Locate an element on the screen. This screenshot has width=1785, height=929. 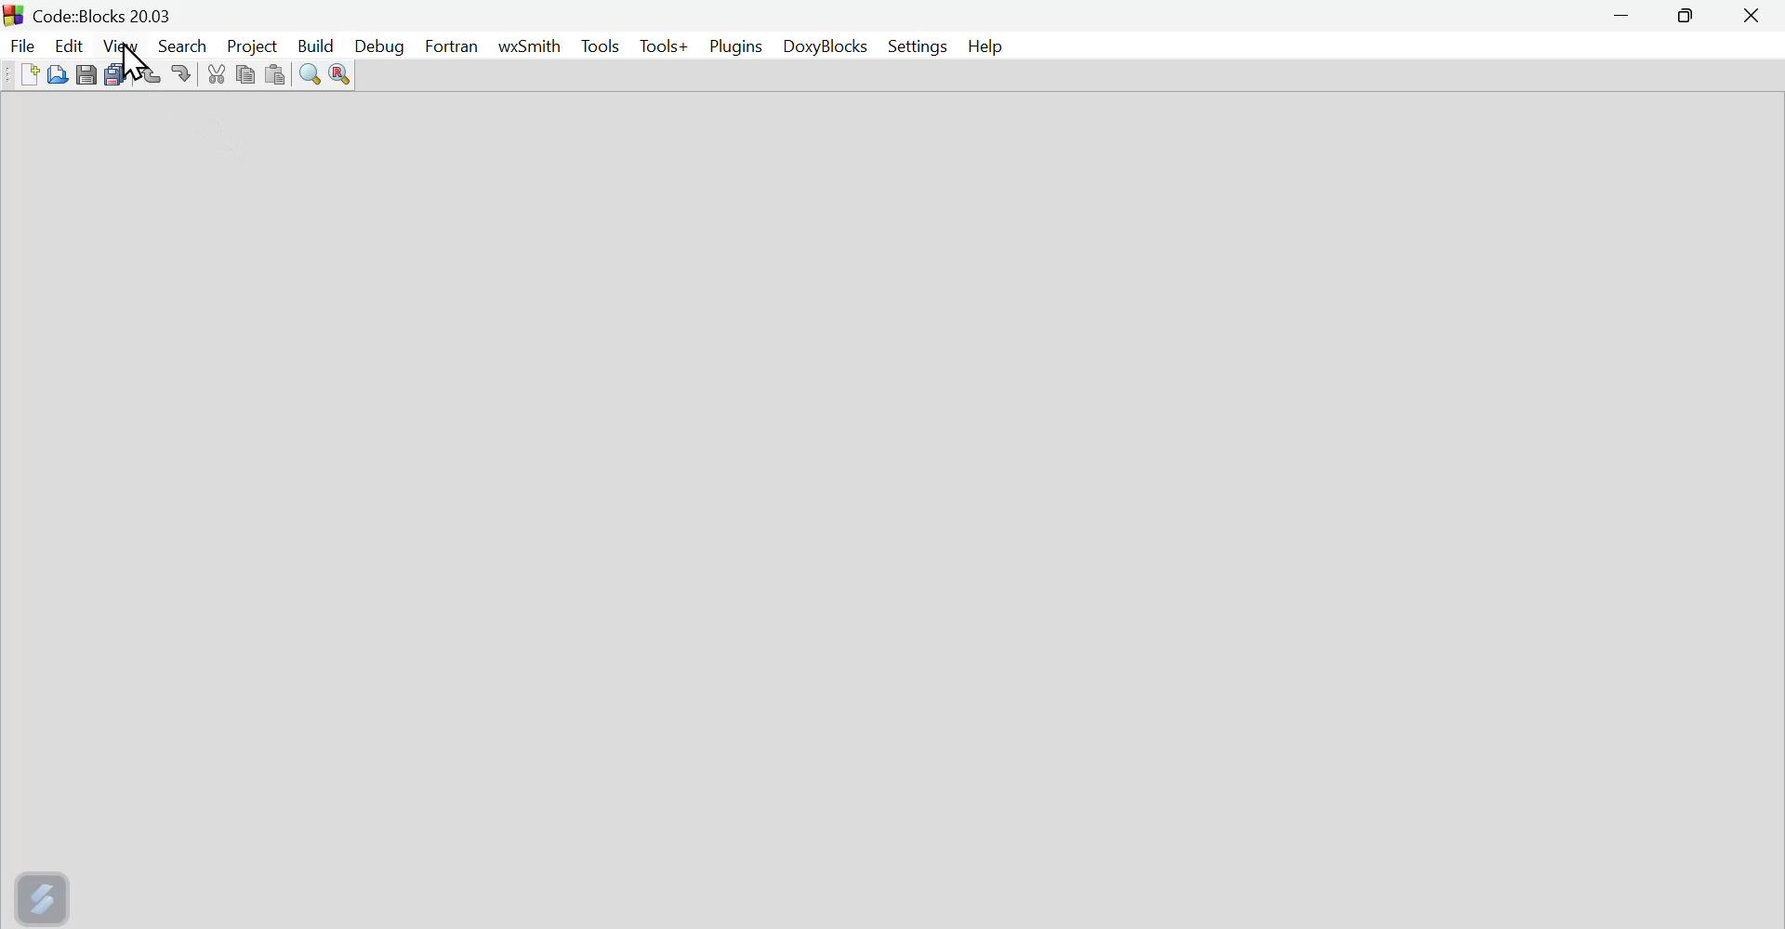
maximise is located at coordinates (1690, 19).